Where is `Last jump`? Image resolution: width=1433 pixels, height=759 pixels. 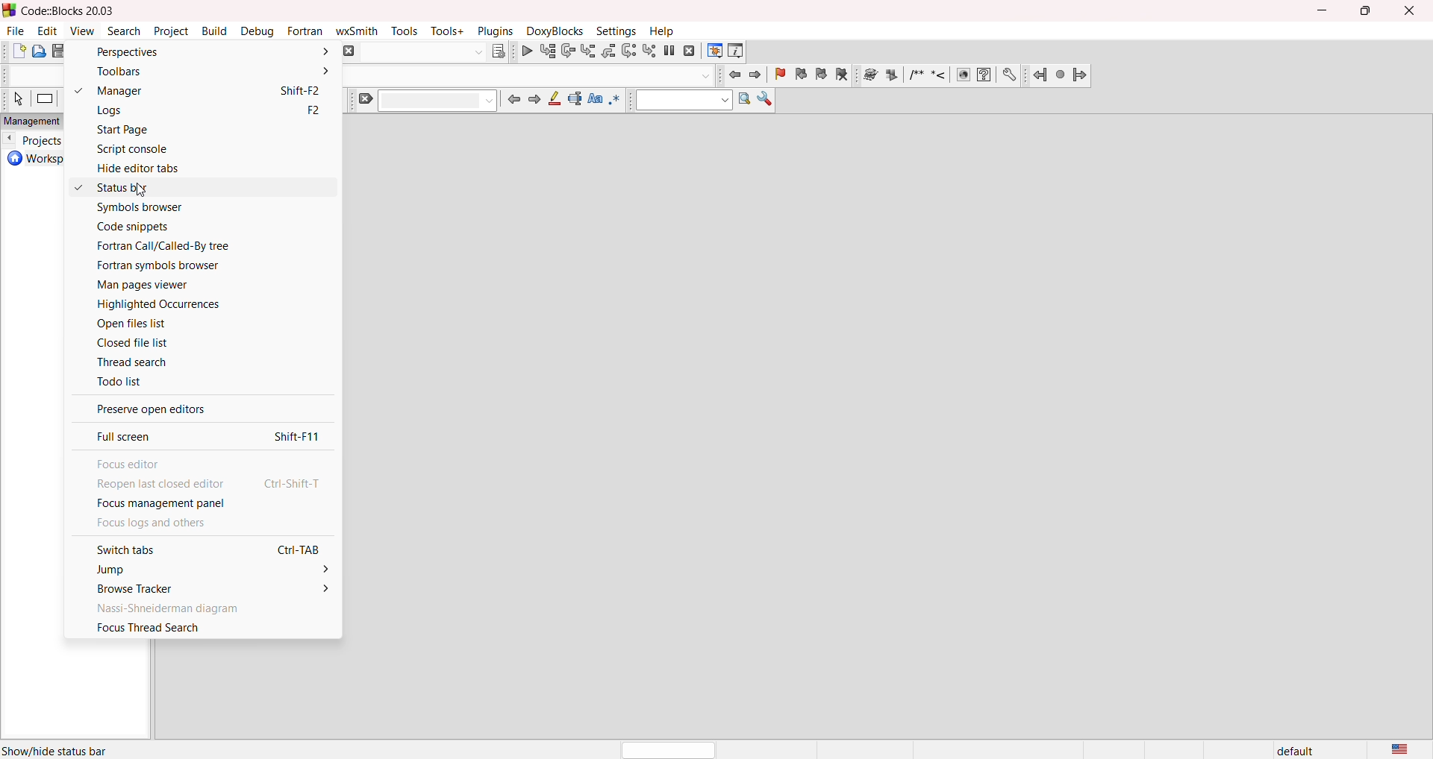
Last jump is located at coordinates (1060, 75).